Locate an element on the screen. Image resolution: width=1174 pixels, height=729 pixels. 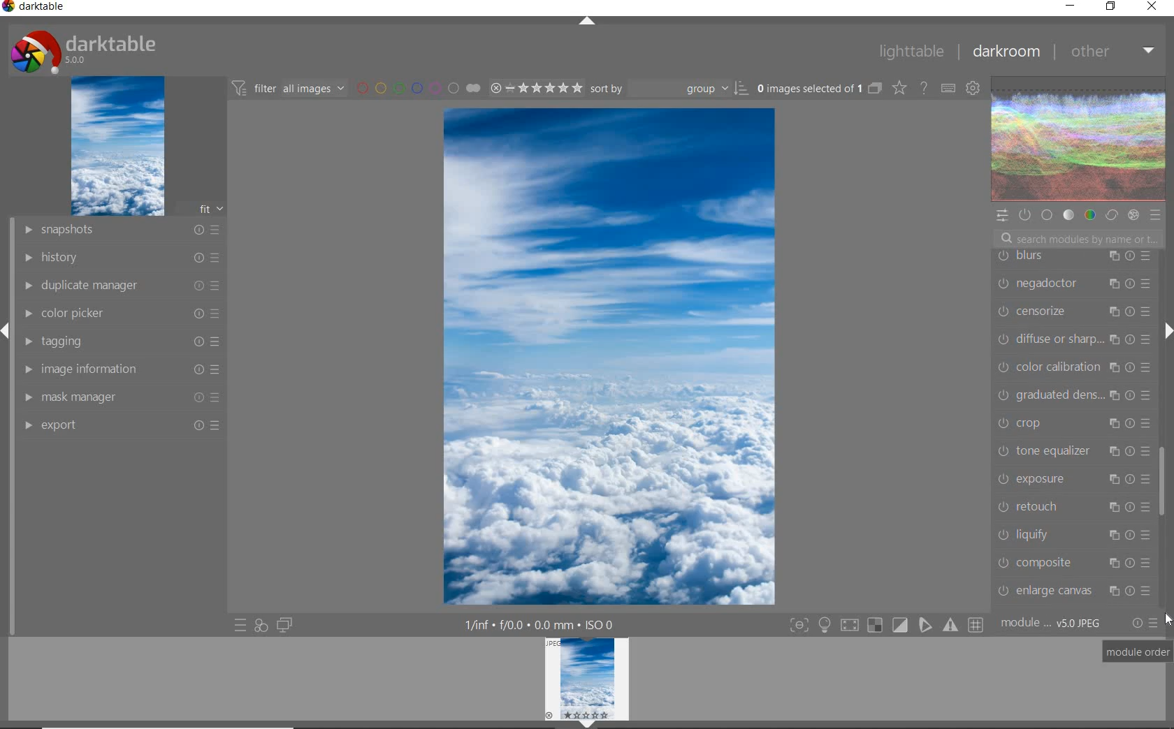
liquify is located at coordinates (1073, 533).